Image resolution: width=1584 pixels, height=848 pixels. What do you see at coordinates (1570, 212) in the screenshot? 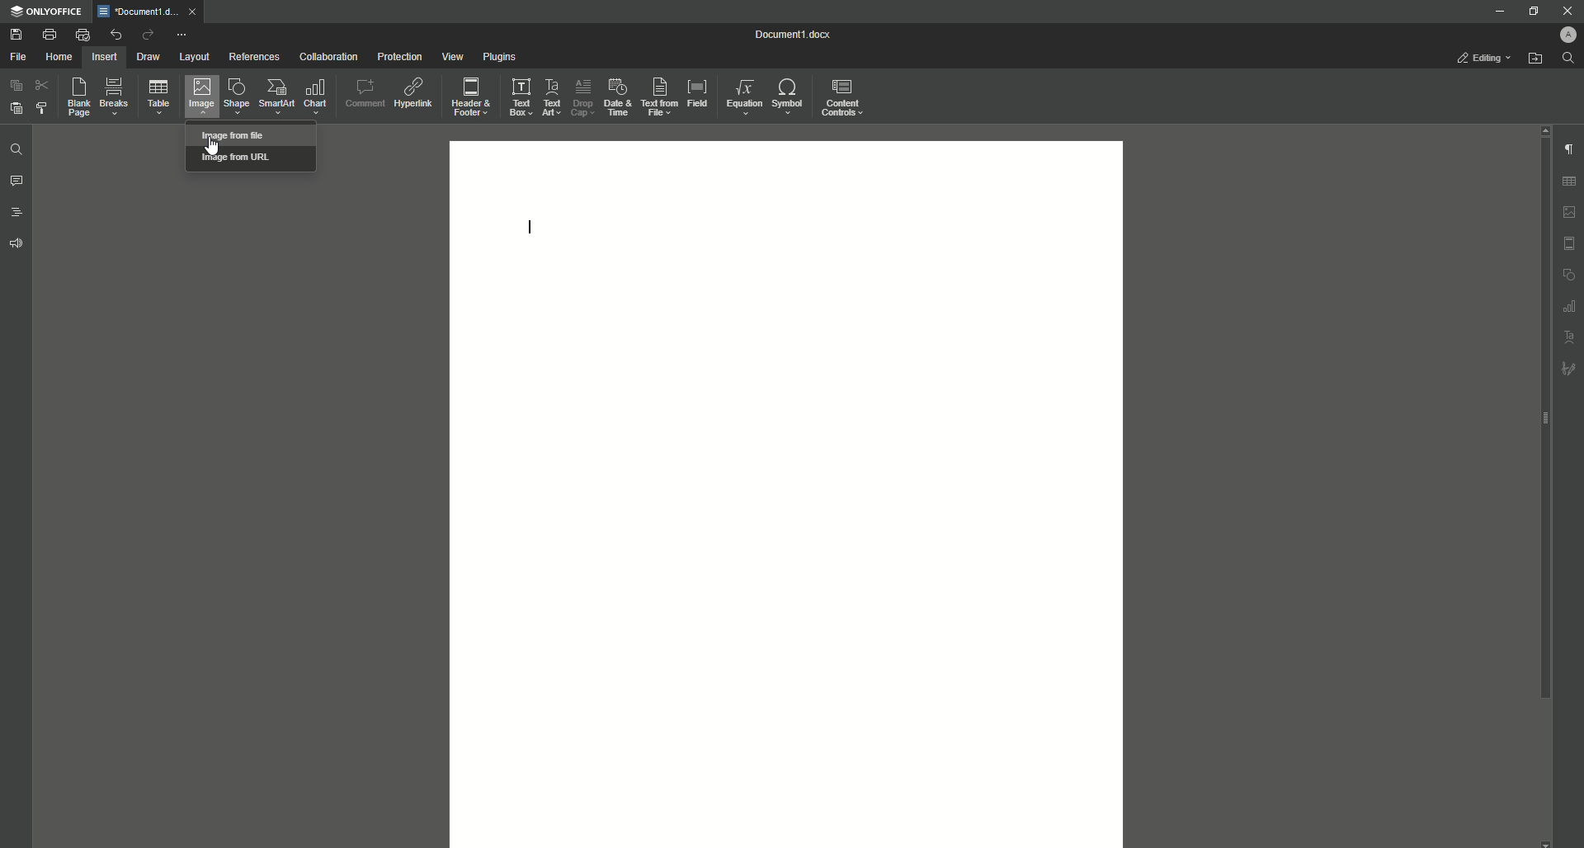
I see `Image Settings` at bounding box center [1570, 212].